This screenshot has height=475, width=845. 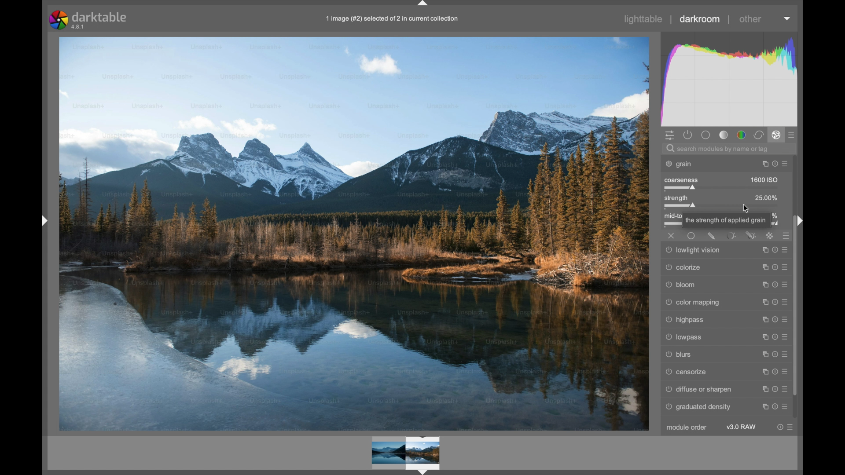 I want to click on reset parameters, so click(x=775, y=354).